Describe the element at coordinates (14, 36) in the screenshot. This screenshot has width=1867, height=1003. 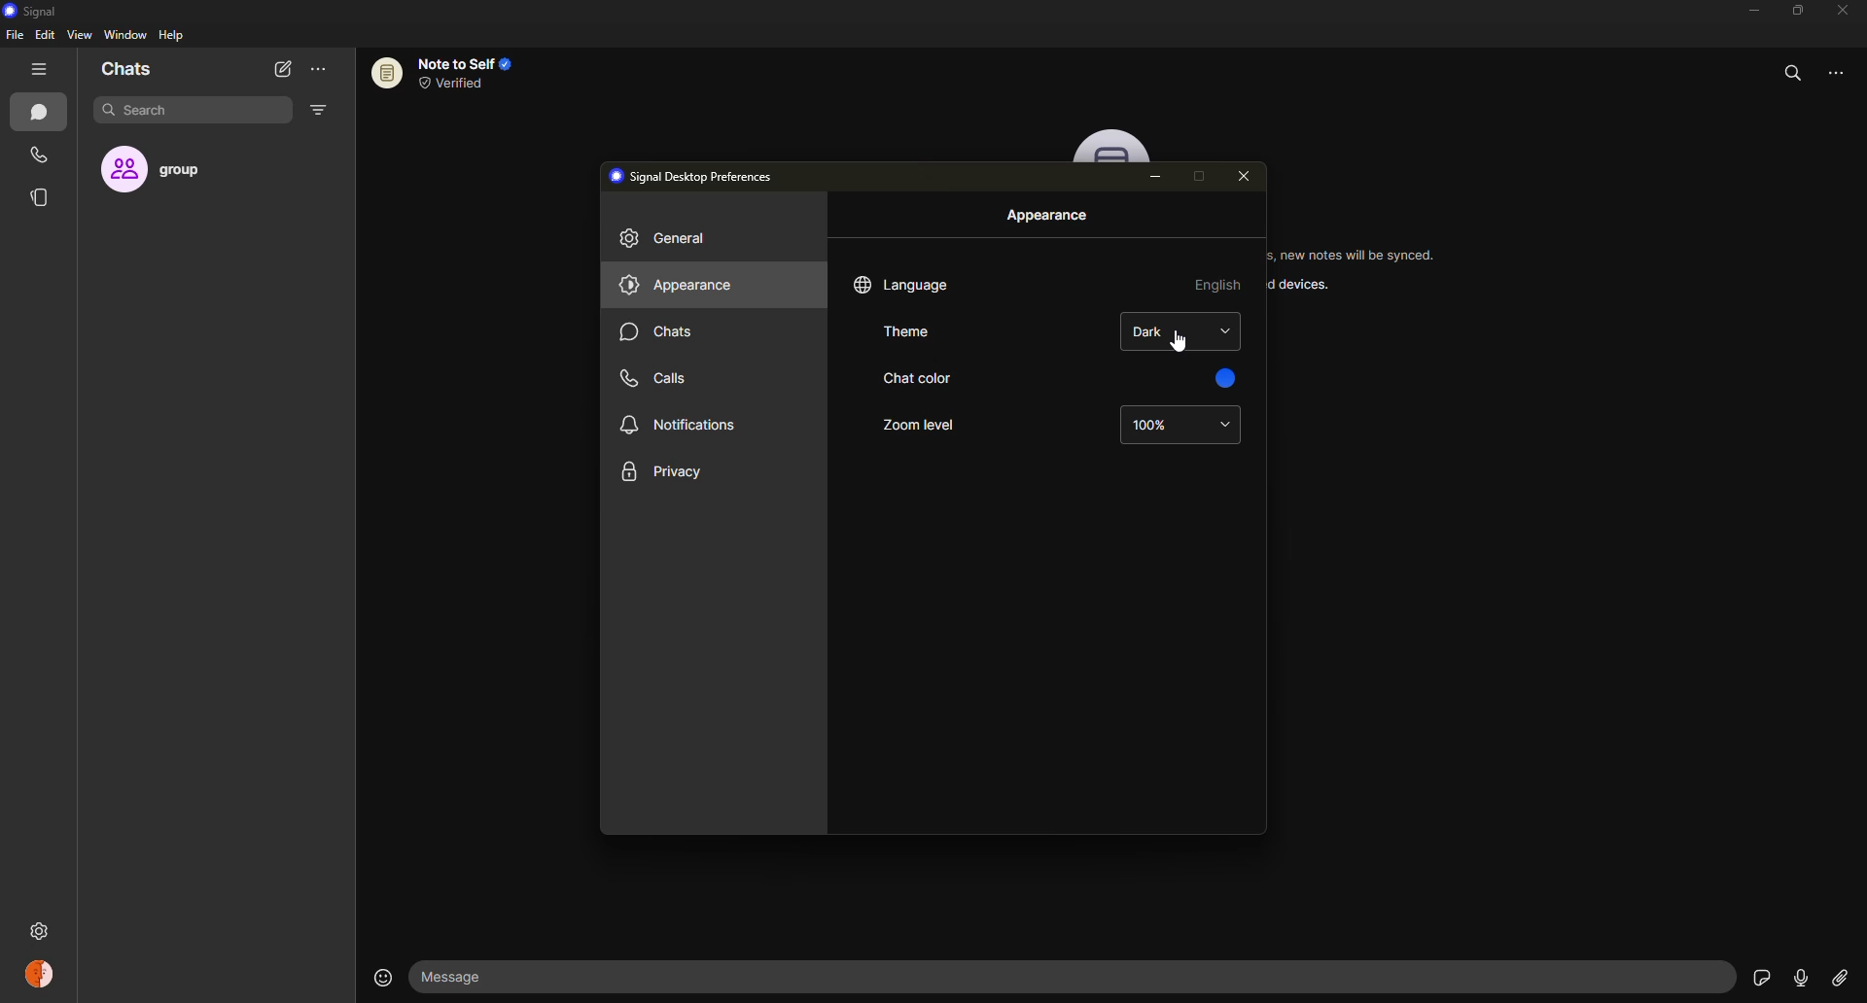
I see `file` at that location.